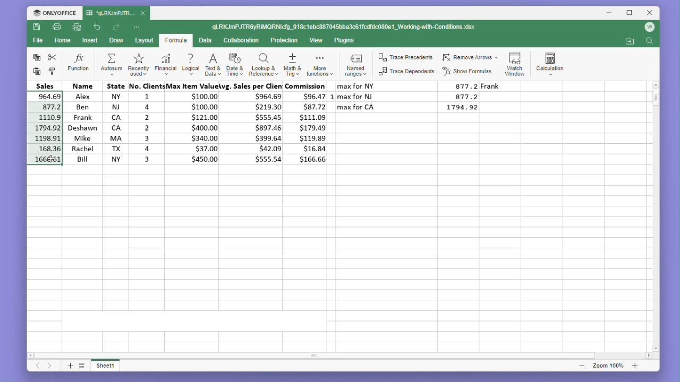 Image resolution: width=680 pixels, height=382 pixels. Describe the element at coordinates (234, 63) in the screenshot. I see `Date and time` at that location.